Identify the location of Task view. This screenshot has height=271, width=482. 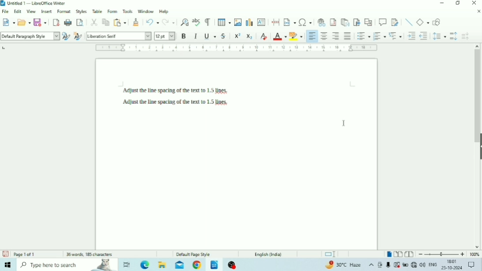
(127, 264).